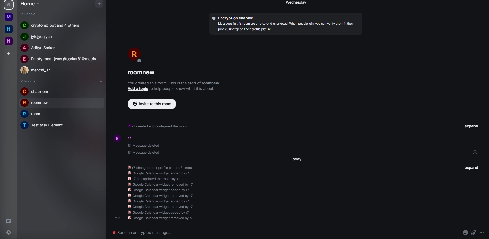 The image size is (489, 239). Describe the element at coordinates (145, 233) in the screenshot. I see `send an encrypted message` at that location.